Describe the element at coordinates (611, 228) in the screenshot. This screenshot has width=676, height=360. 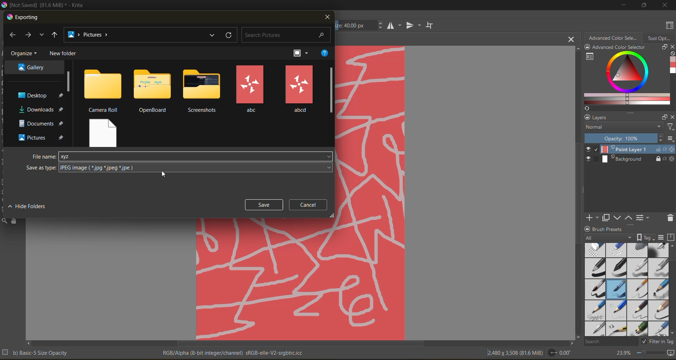
I see `Brush presets` at that location.